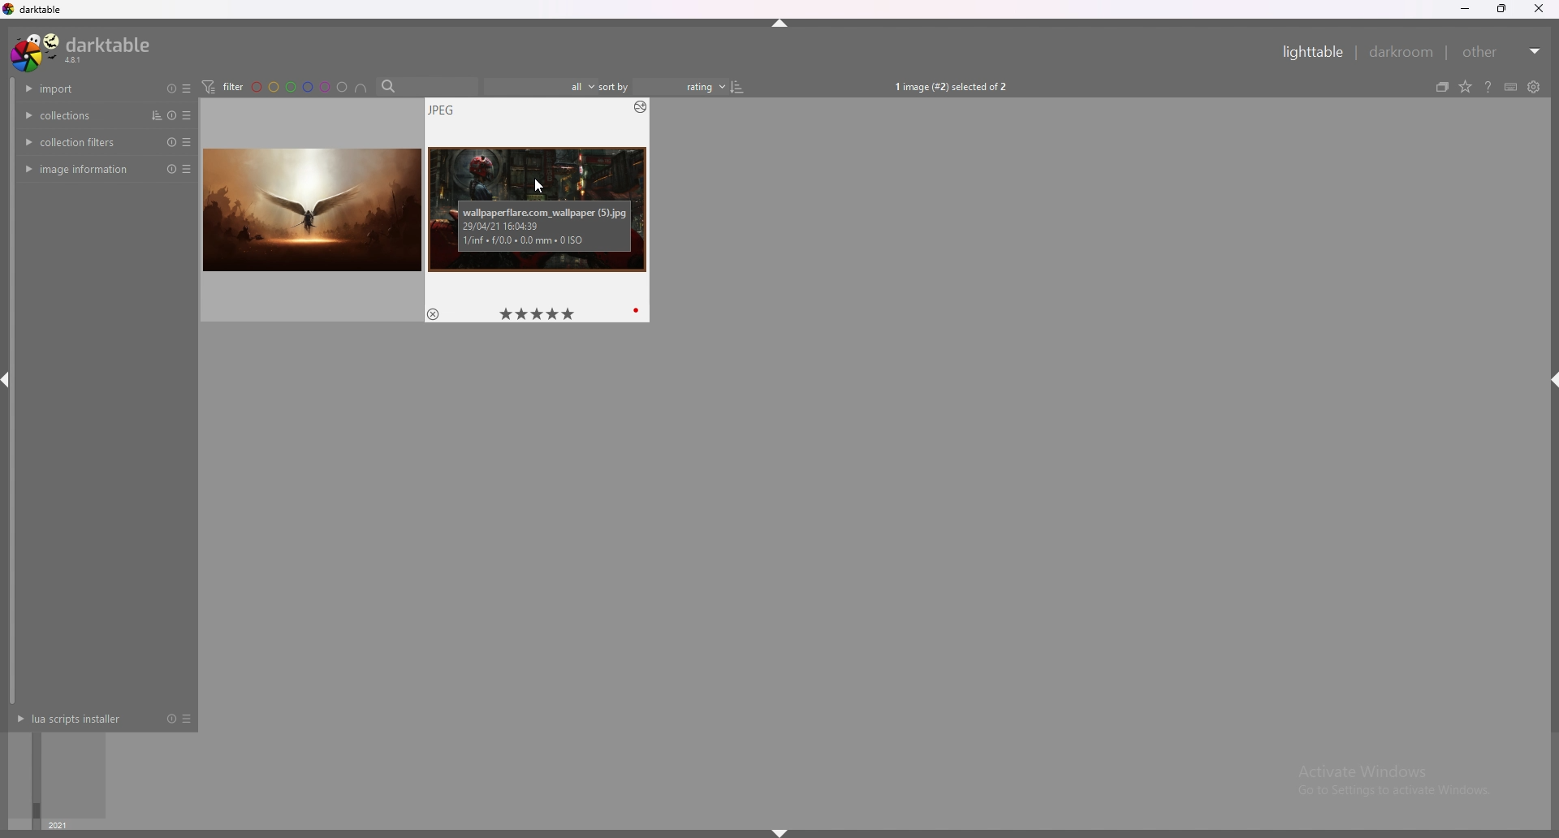 The width and height of the screenshot is (1559, 838). I want to click on help, so click(1488, 87).